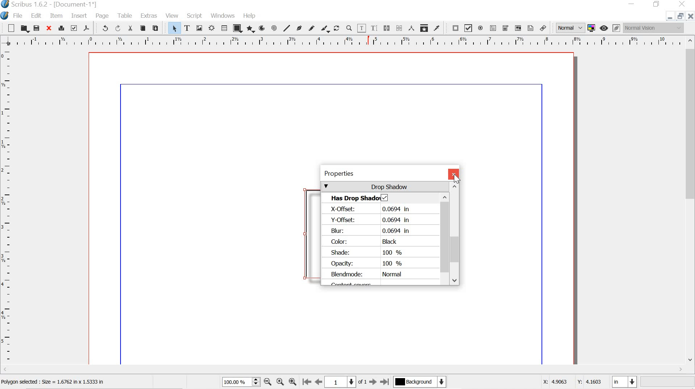  Describe the element at coordinates (148, 16) in the screenshot. I see `EXTRAS` at that location.